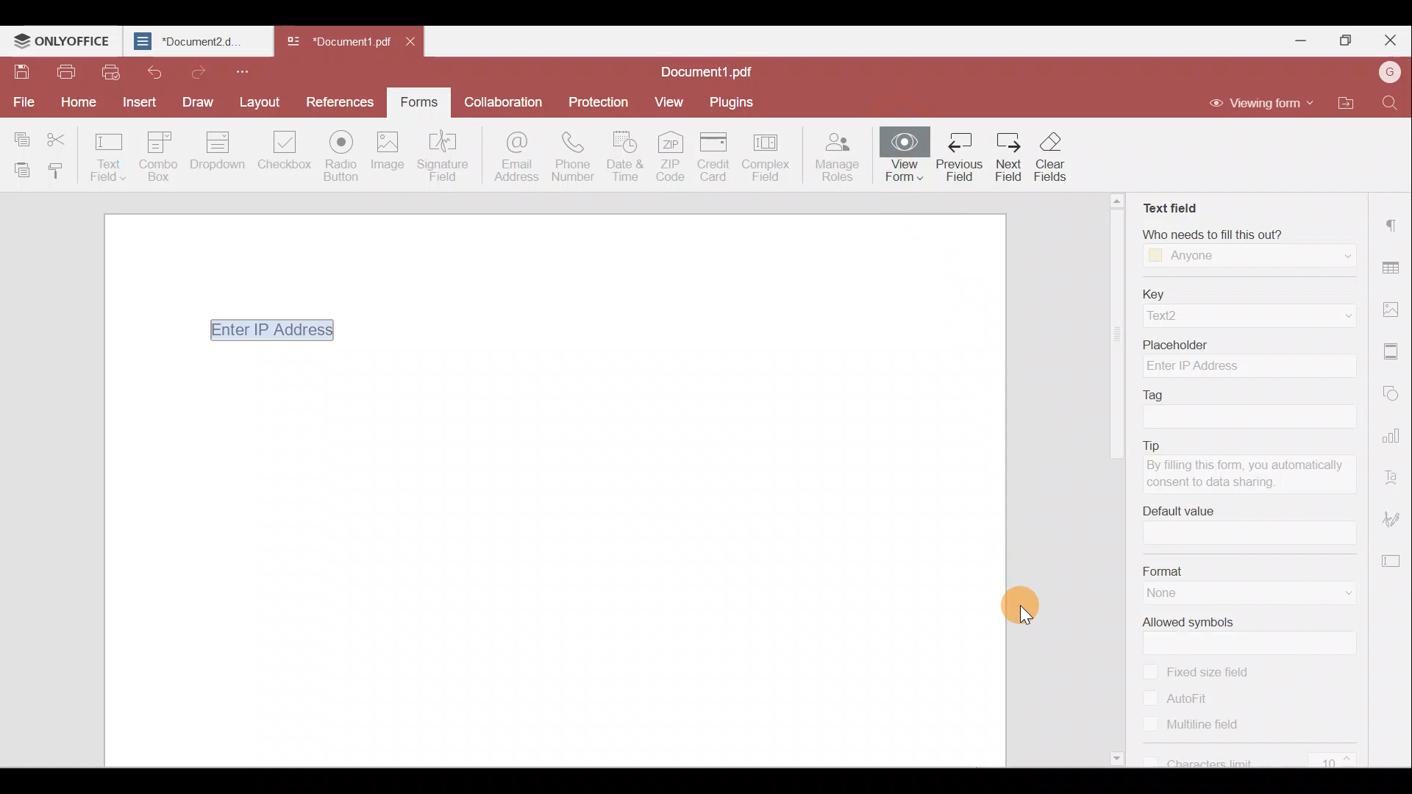 The width and height of the screenshot is (1412, 794). Describe the element at coordinates (1151, 697) in the screenshot. I see `checkbox` at that location.